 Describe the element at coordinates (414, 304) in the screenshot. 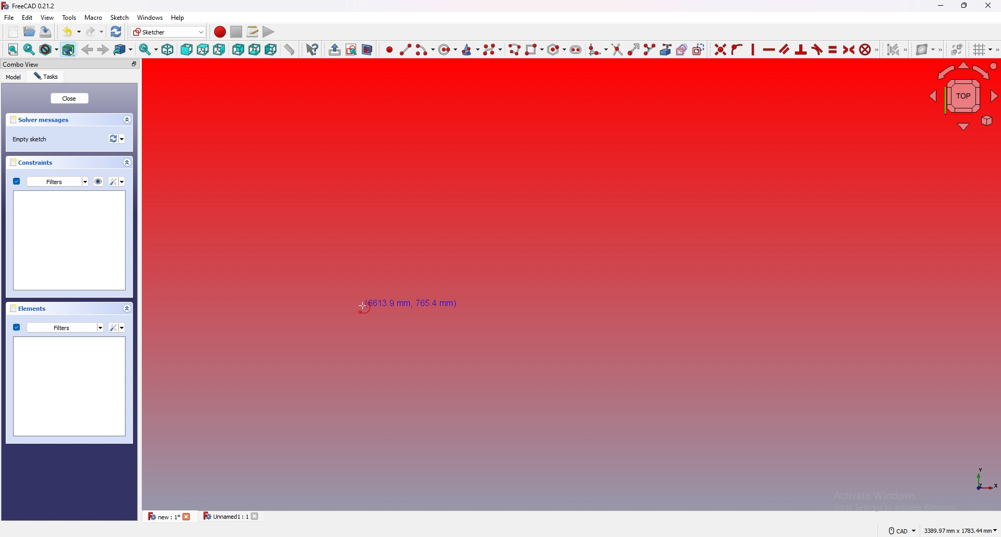

I see `(6613.9 mm, 765.4 mm)` at that location.